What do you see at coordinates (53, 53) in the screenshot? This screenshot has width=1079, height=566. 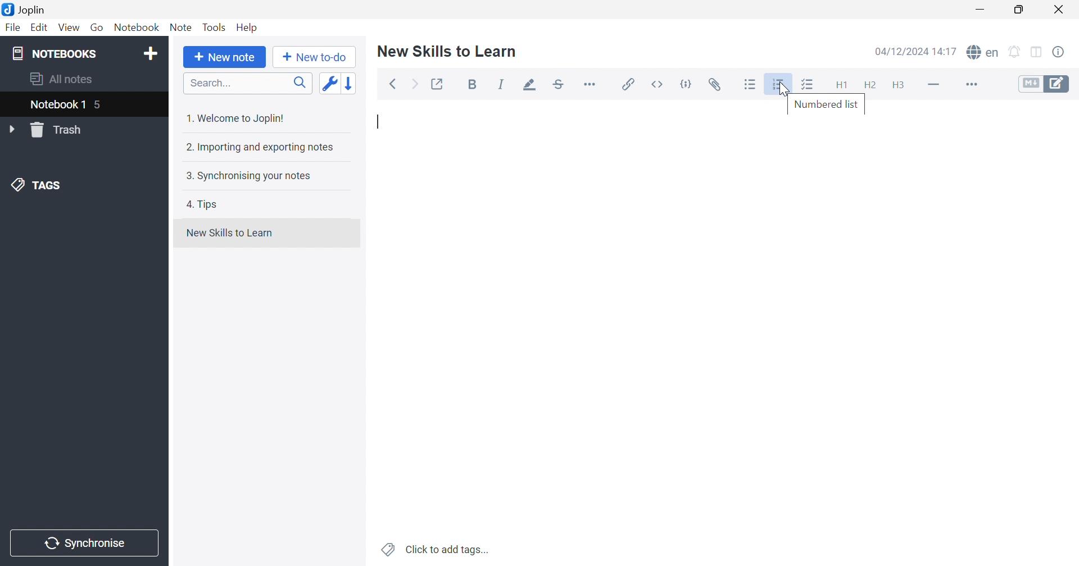 I see `NOTEBOOKS` at bounding box center [53, 53].